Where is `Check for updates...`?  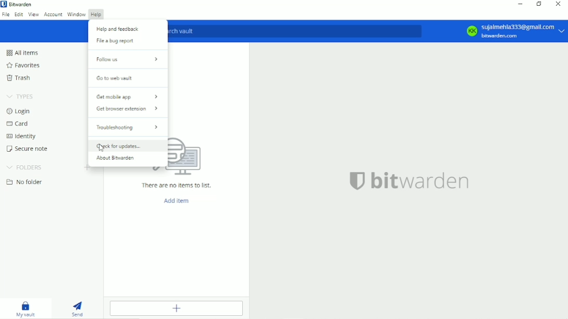
Check for updates... is located at coordinates (120, 147).